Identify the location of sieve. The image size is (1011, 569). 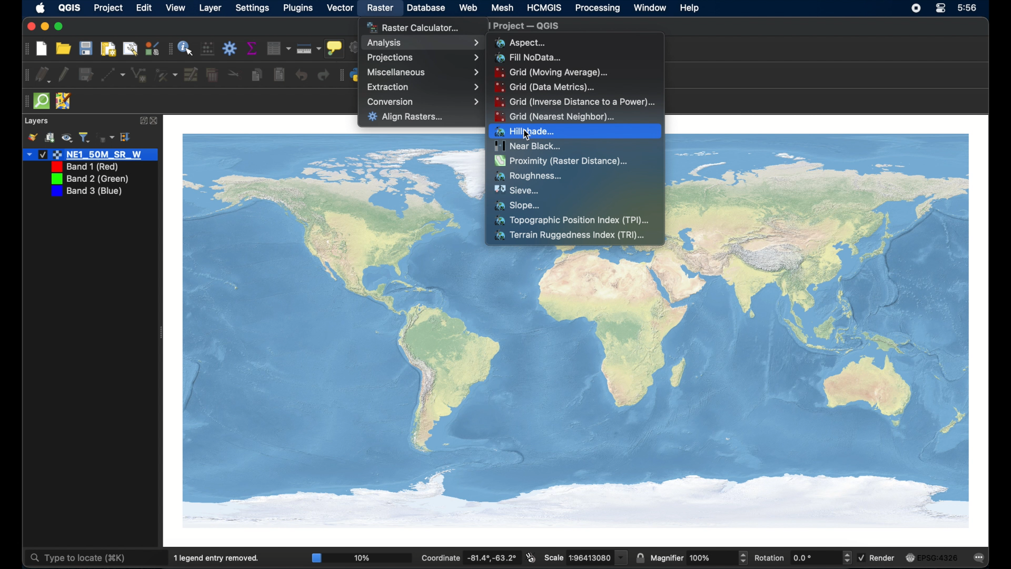
(516, 190).